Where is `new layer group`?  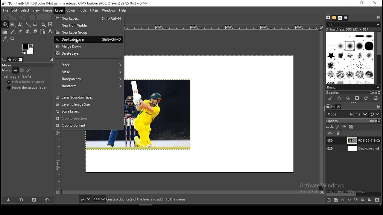
new layer group is located at coordinates (336, 200).